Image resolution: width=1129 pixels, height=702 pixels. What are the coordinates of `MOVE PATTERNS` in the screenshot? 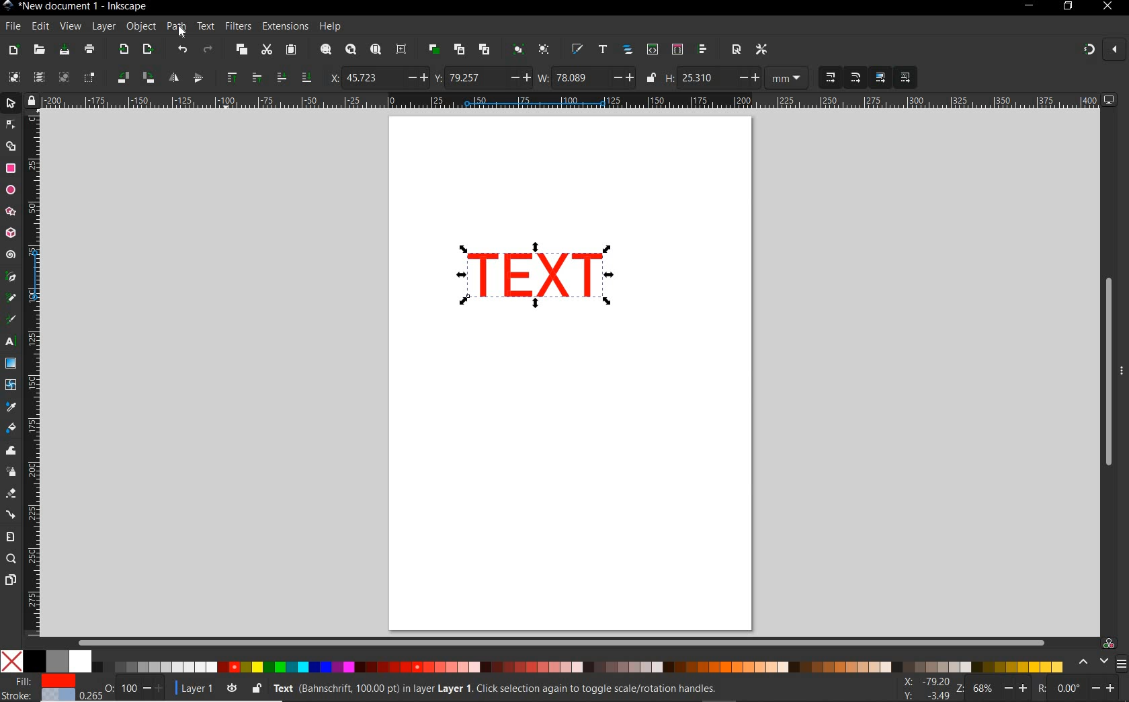 It's located at (905, 78).